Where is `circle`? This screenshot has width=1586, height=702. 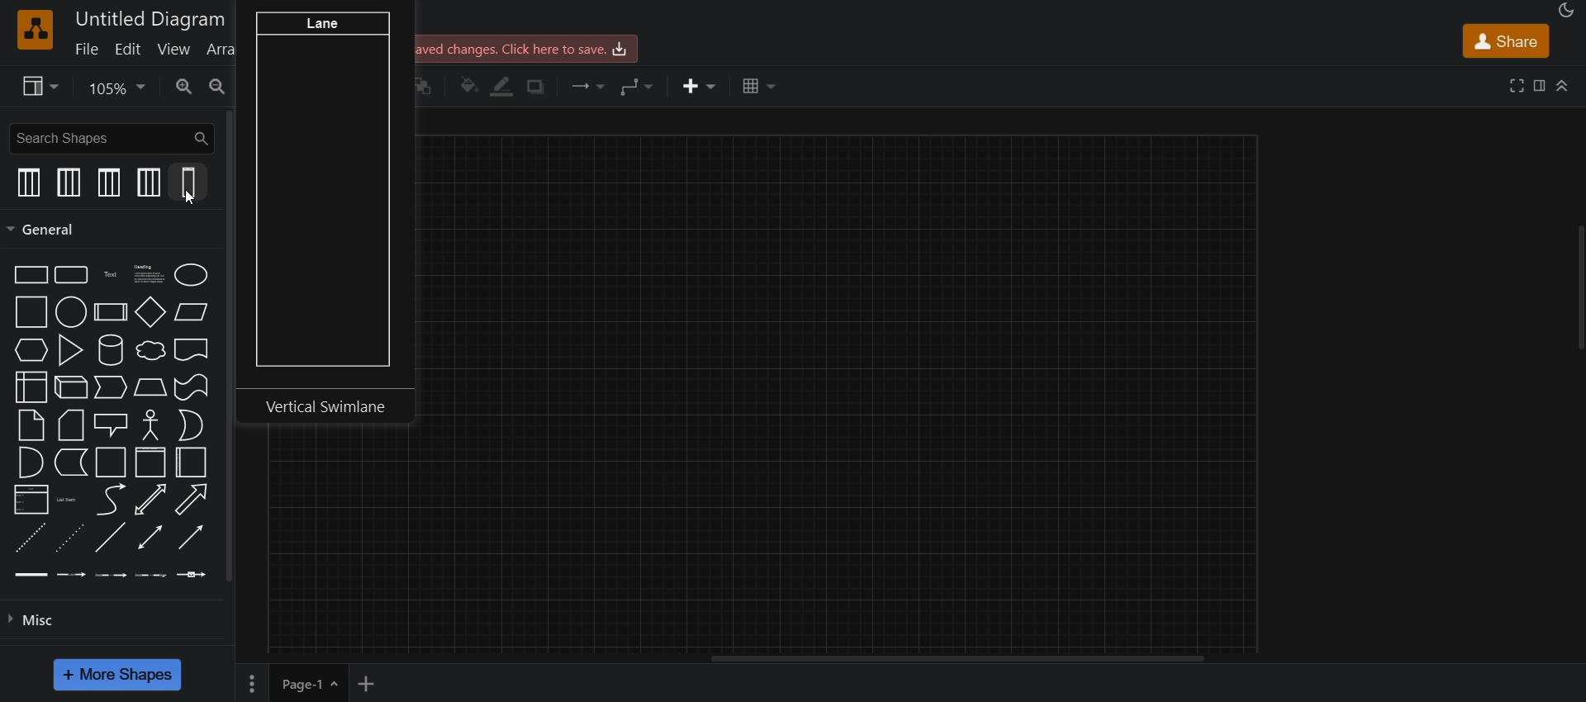
circle is located at coordinates (71, 313).